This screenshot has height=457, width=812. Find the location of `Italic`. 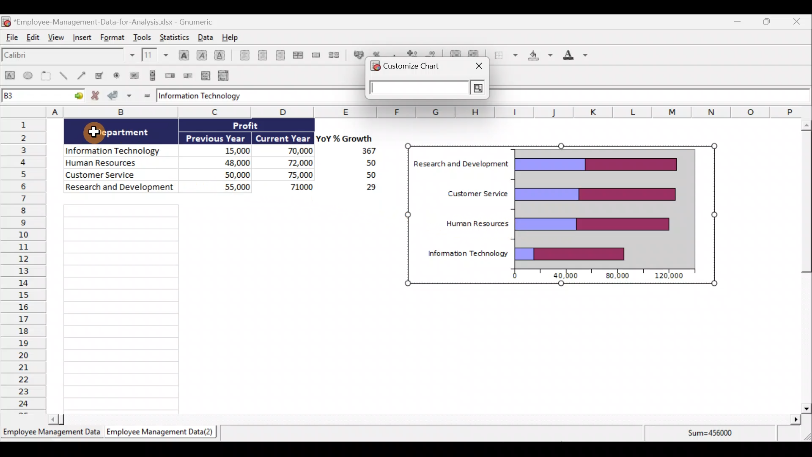

Italic is located at coordinates (202, 54).